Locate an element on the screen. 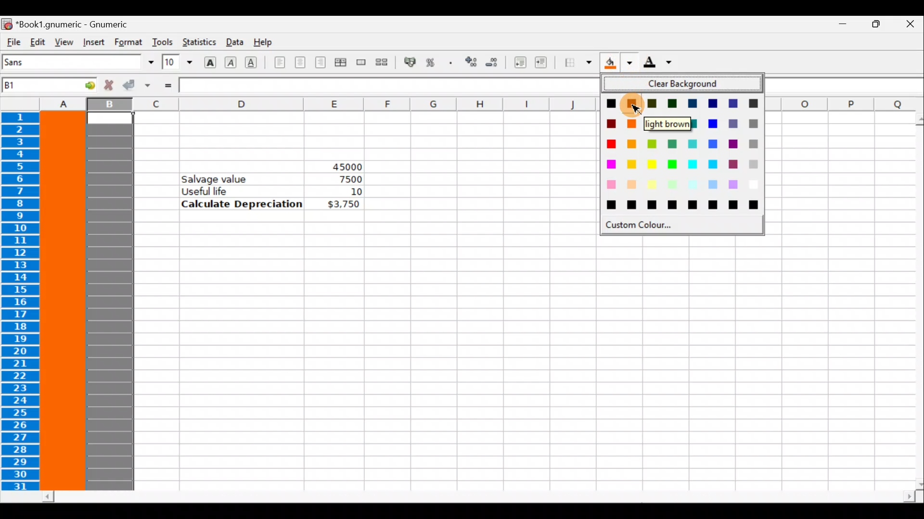 The height and width of the screenshot is (519, 924). Scroll bar is located at coordinates (912, 301).